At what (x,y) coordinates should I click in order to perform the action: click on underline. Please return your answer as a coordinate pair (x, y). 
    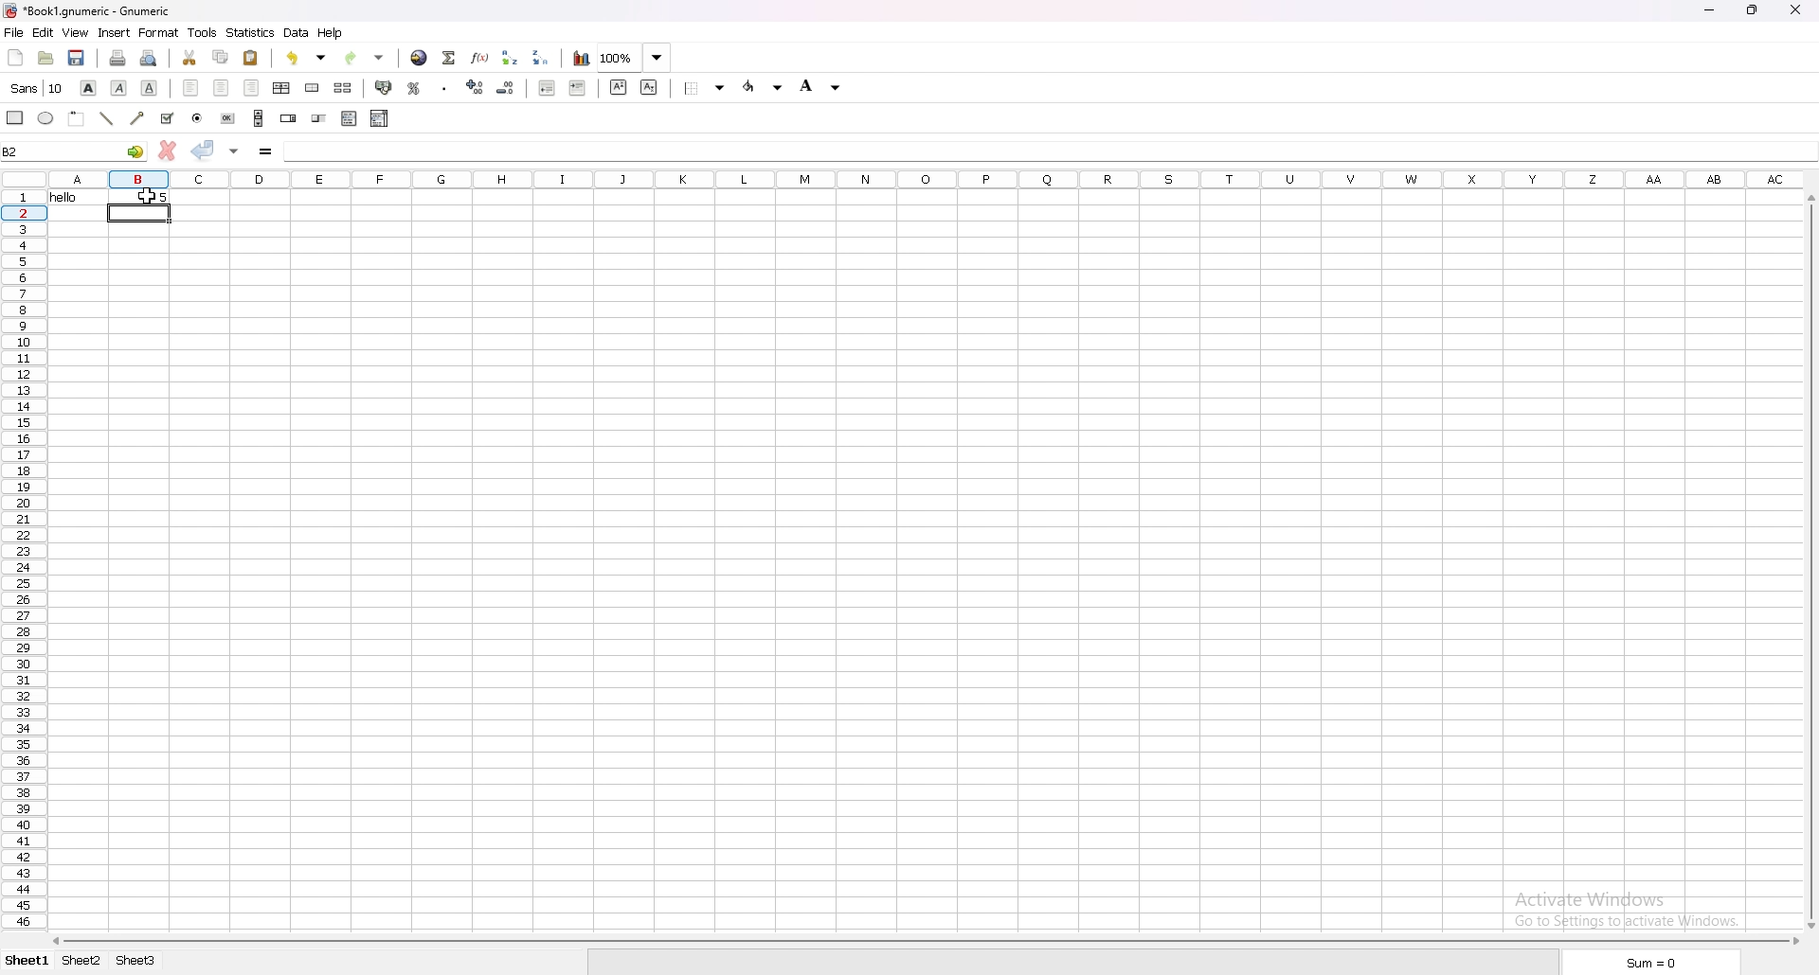
    Looking at the image, I should click on (151, 89).